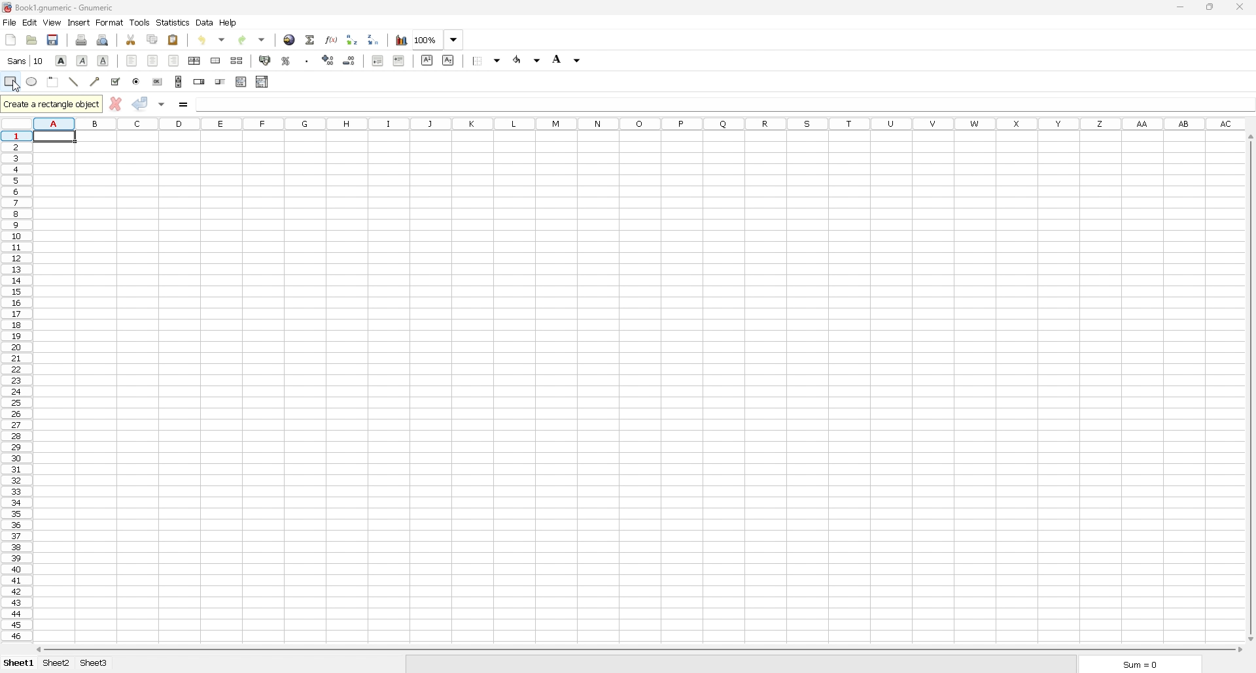  What do you see at coordinates (51, 105) in the screenshot?
I see `cursor description` at bounding box center [51, 105].